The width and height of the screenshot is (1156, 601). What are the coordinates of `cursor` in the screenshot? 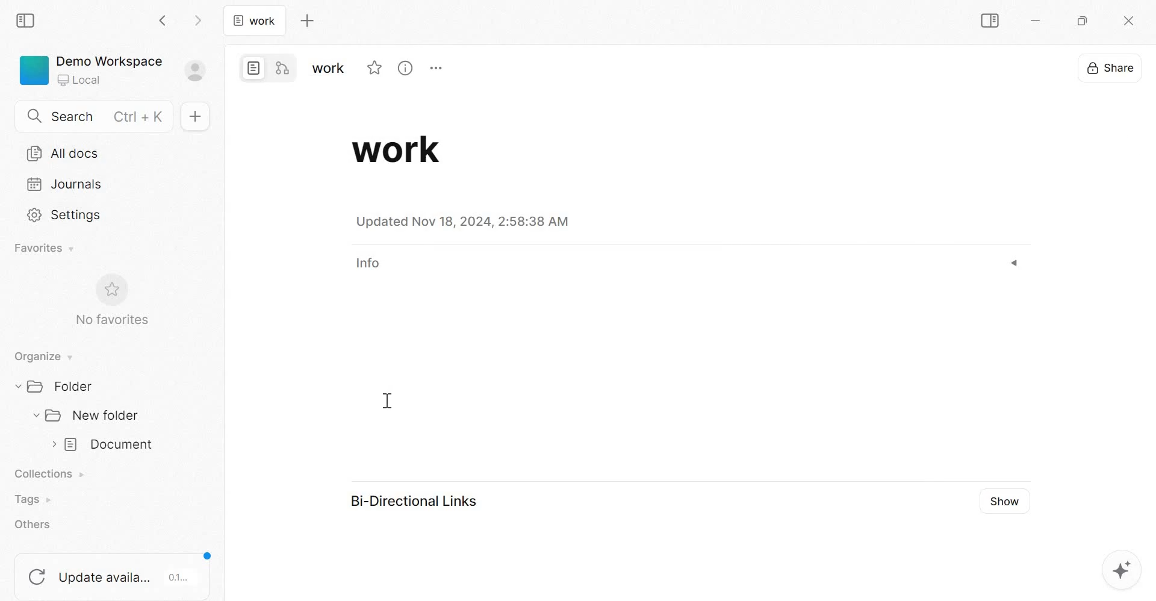 It's located at (387, 402).